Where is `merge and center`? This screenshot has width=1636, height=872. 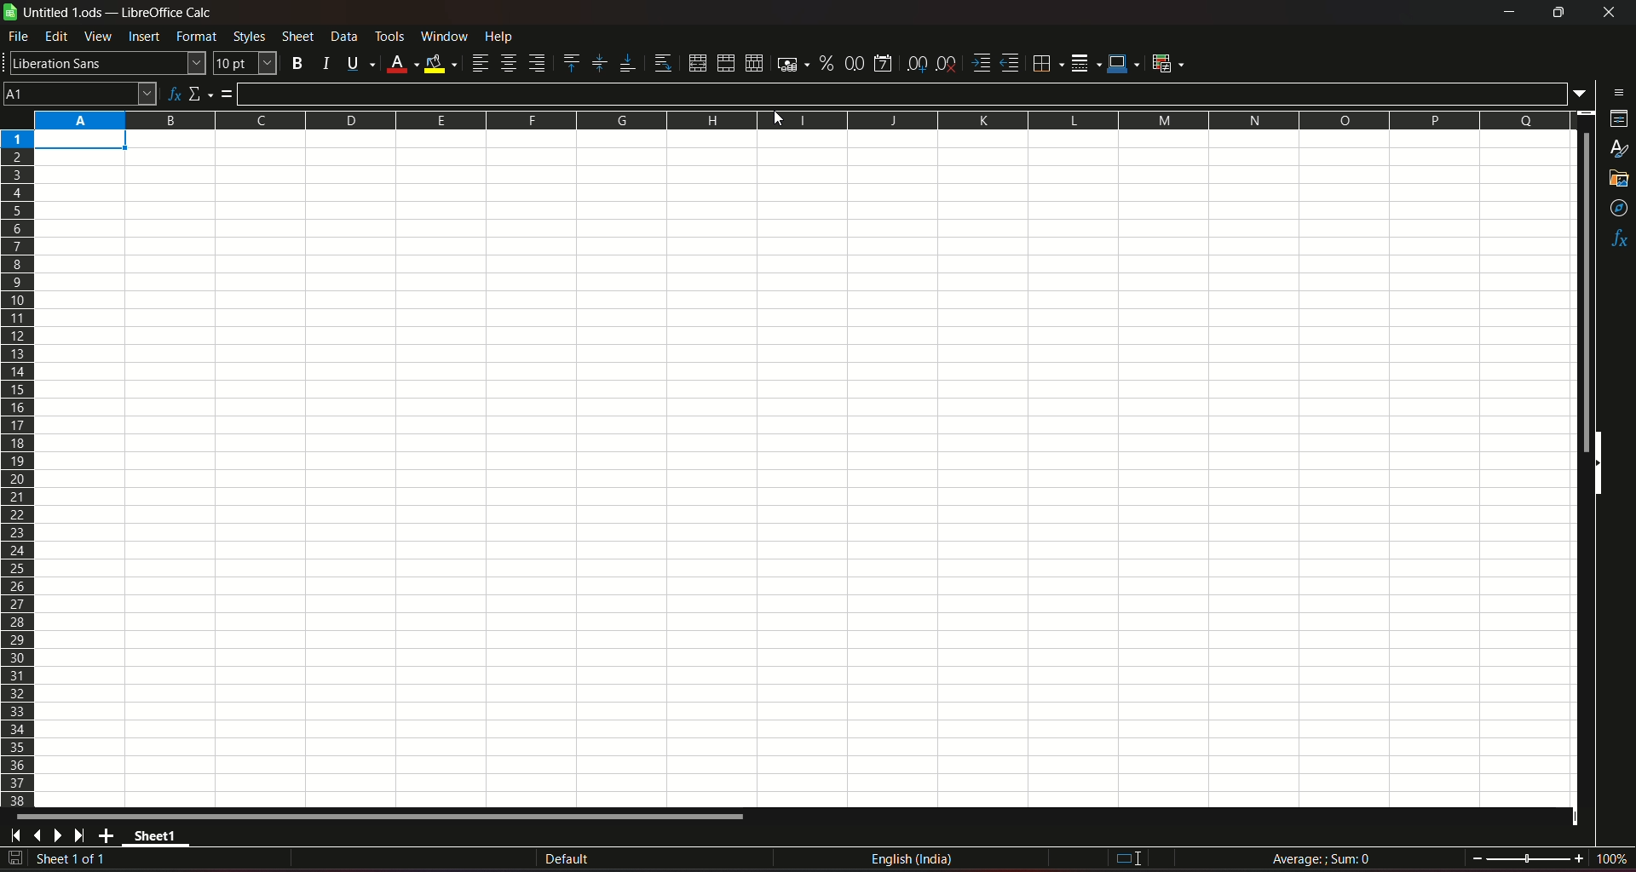
merge and center is located at coordinates (695, 62).